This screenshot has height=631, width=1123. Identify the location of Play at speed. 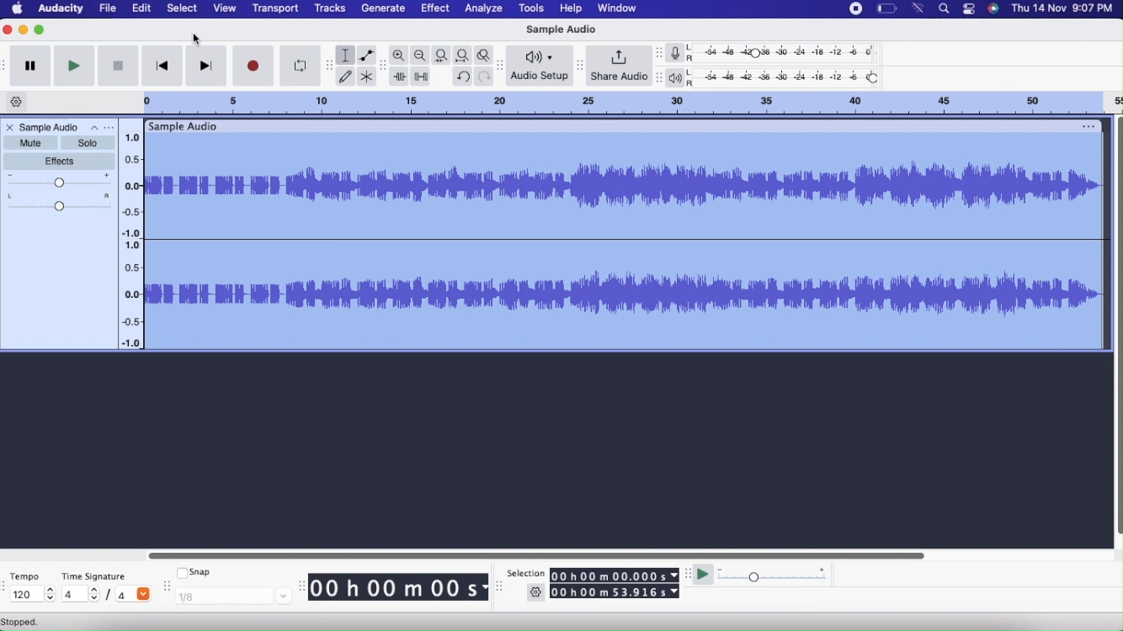
(704, 575).